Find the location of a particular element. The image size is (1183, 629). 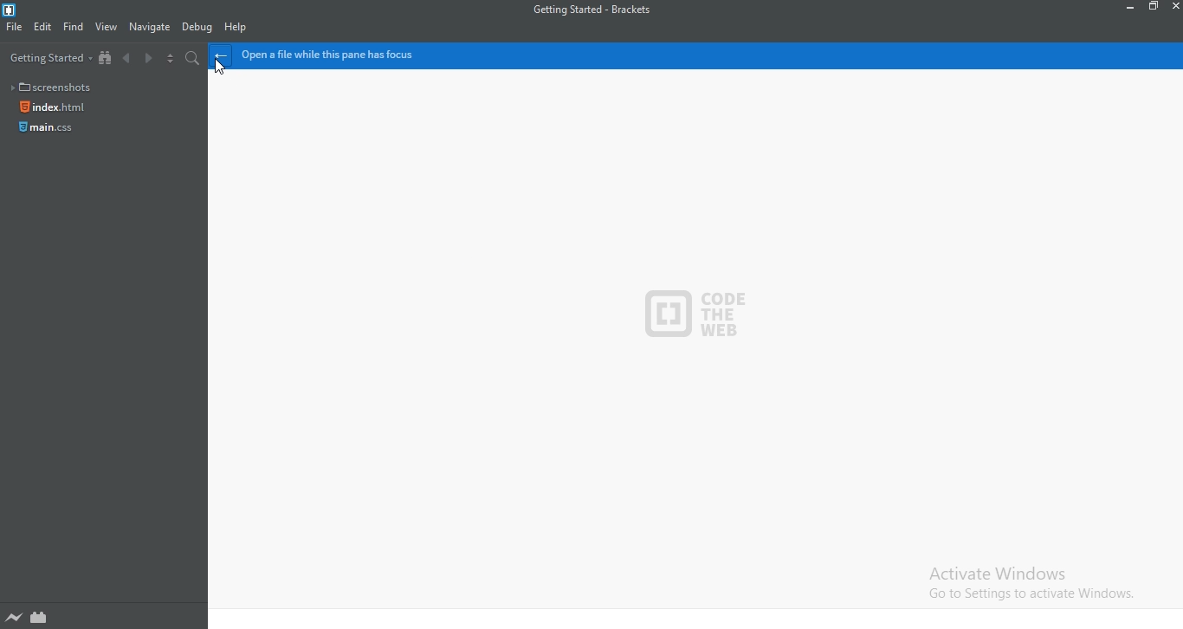

Find in files is located at coordinates (196, 59).